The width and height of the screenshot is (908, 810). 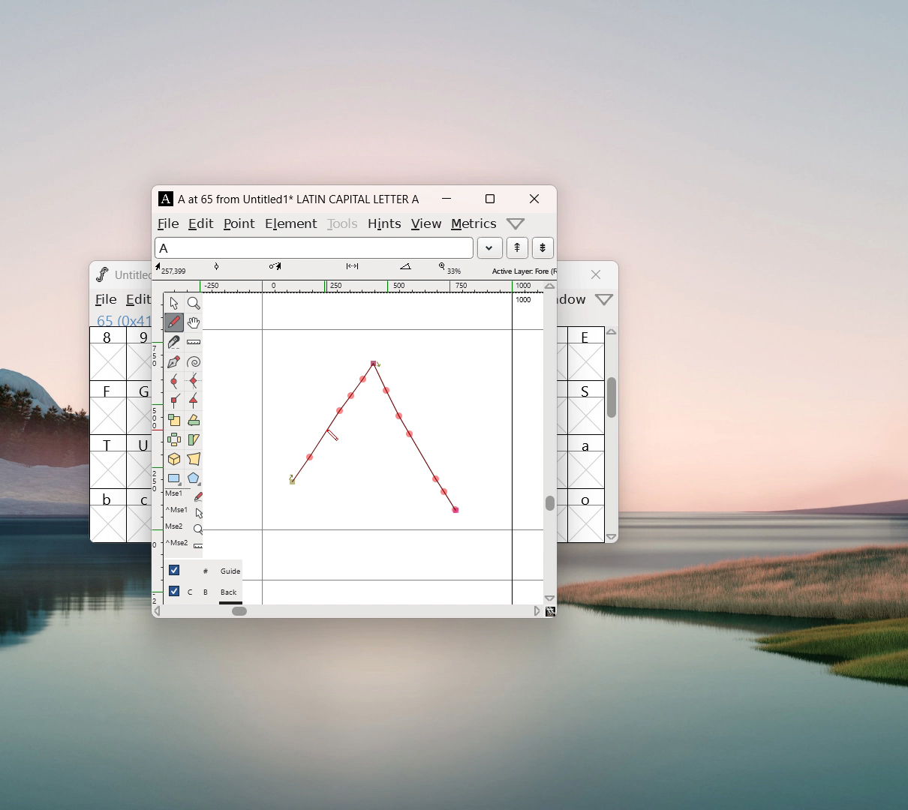 What do you see at coordinates (605, 301) in the screenshot?
I see `more options` at bounding box center [605, 301].